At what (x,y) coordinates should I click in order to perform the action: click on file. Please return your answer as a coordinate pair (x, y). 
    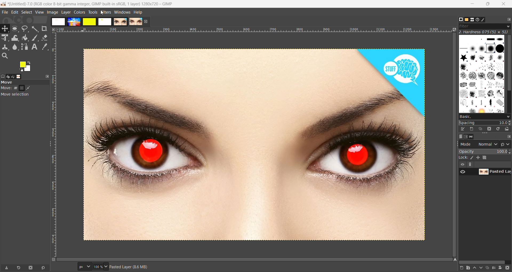
    Looking at the image, I should click on (4, 12).